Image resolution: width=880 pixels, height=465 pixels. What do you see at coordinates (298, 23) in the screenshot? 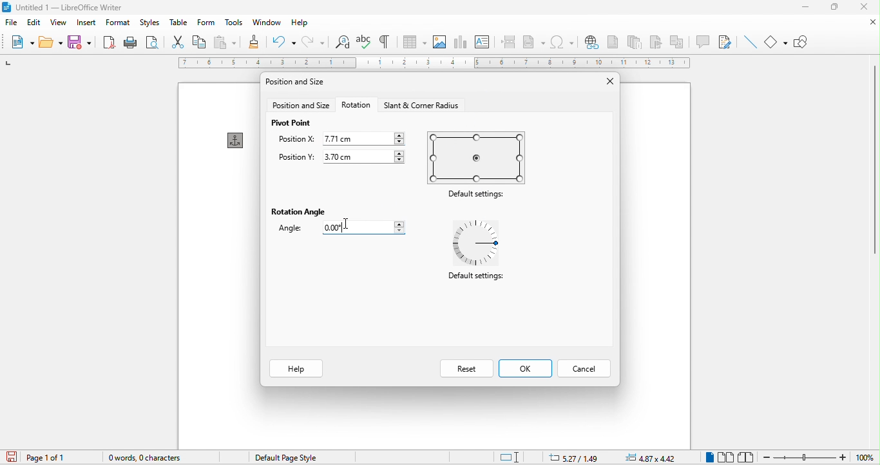
I see `help` at bounding box center [298, 23].